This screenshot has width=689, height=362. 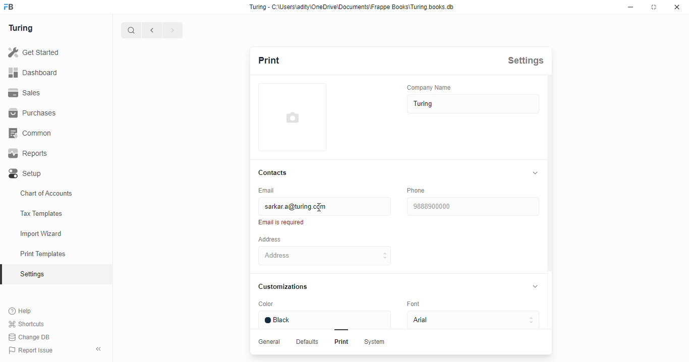 I want to click on Print Templates, so click(x=53, y=254).